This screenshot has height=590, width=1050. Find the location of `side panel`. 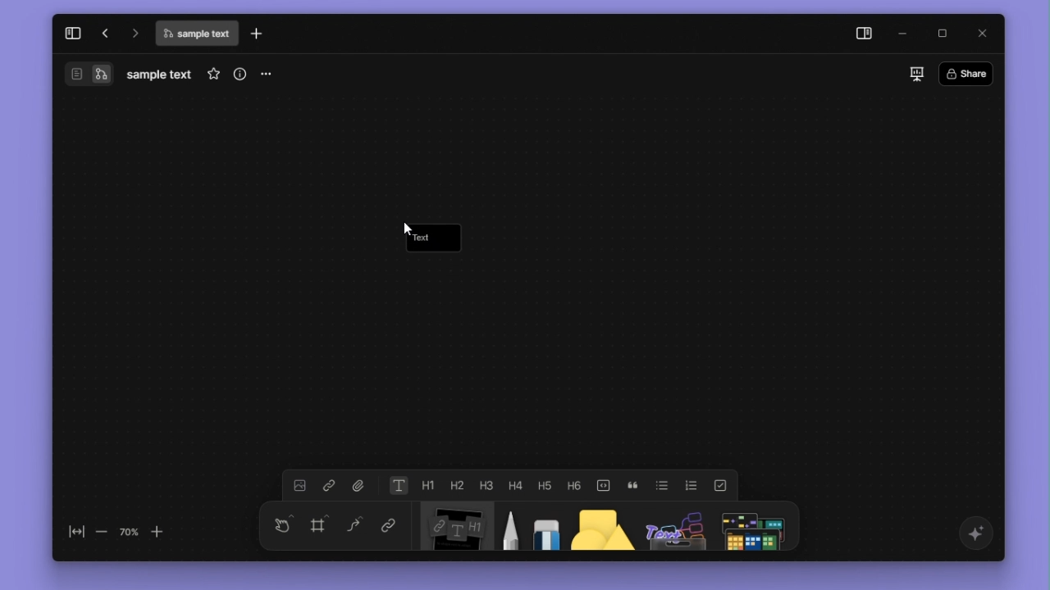

side panel is located at coordinates (861, 34).